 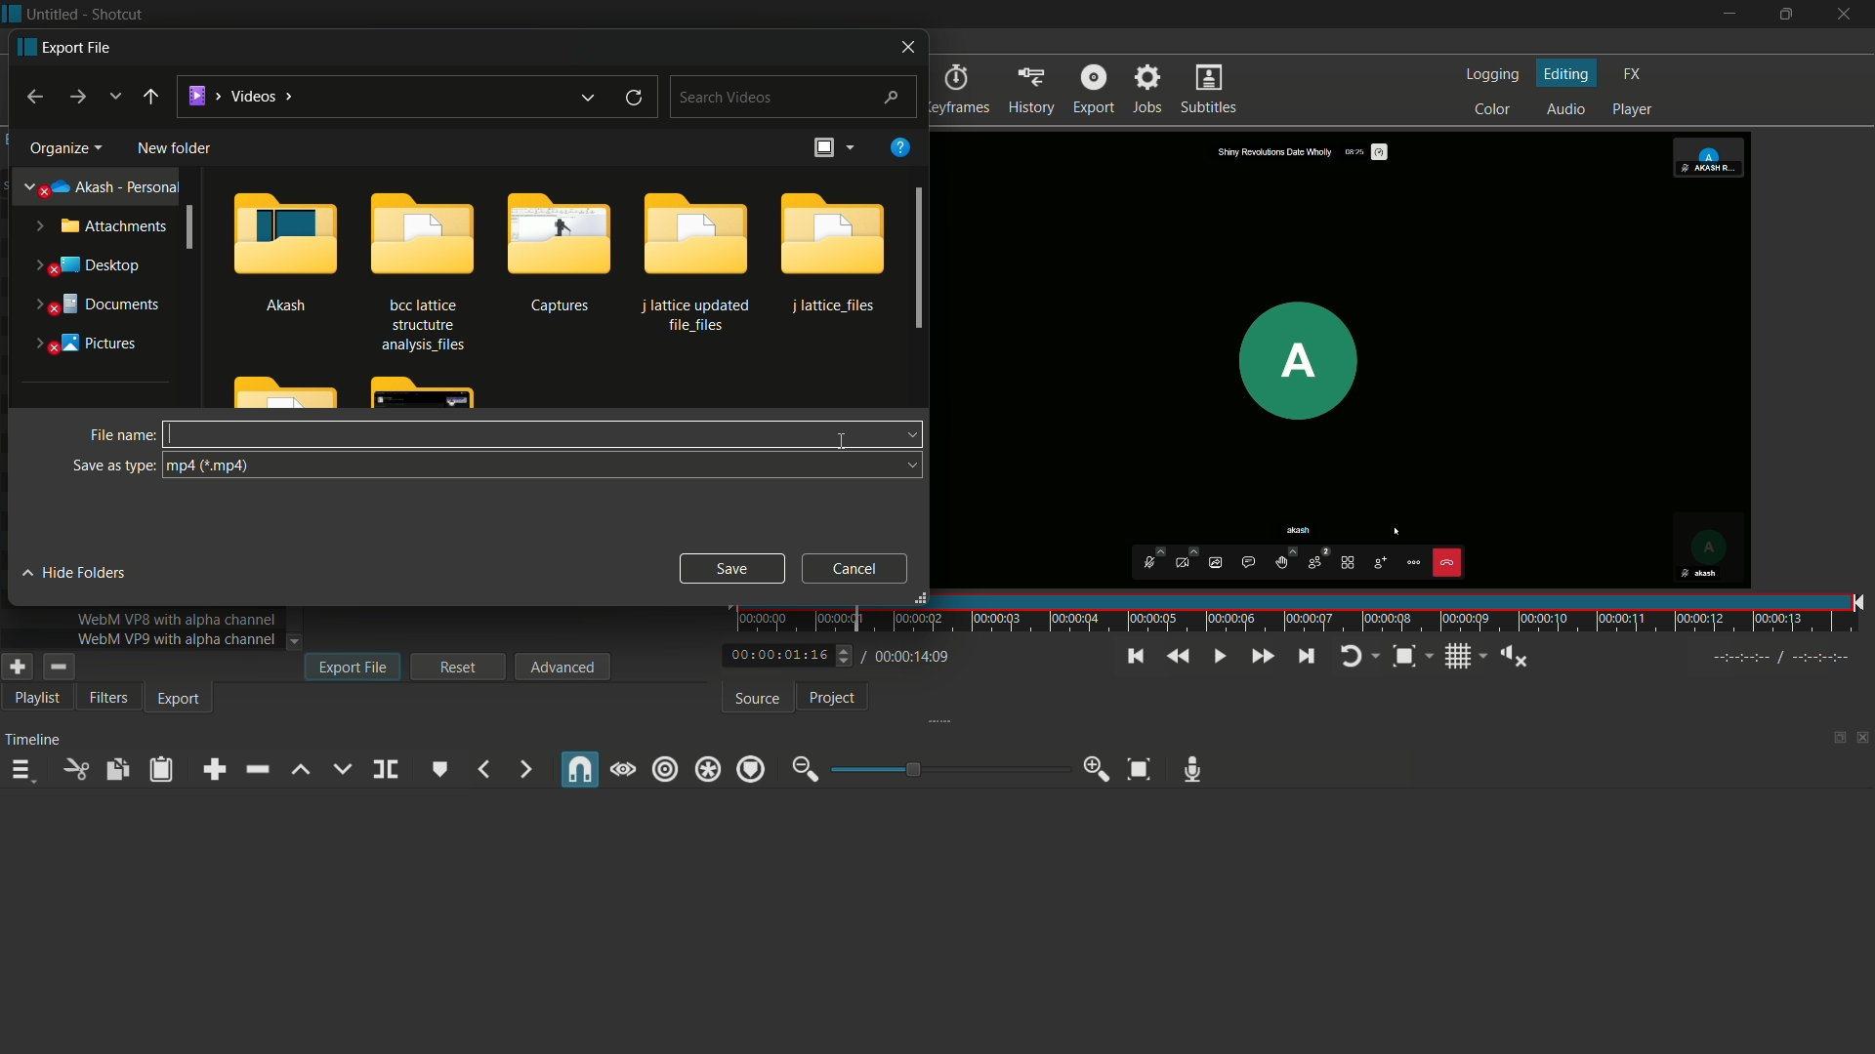 What do you see at coordinates (1033, 91) in the screenshot?
I see `export` at bounding box center [1033, 91].